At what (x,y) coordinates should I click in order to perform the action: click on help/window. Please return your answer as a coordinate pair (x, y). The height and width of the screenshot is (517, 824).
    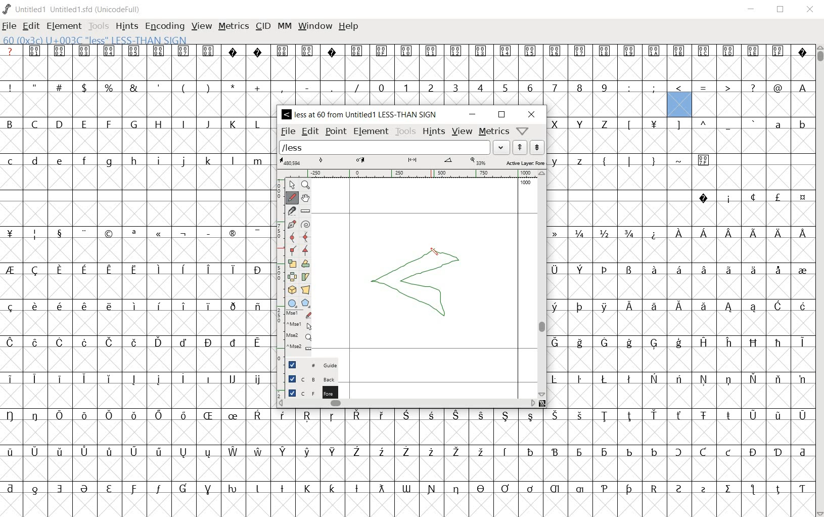
    Looking at the image, I should click on (523, 130).